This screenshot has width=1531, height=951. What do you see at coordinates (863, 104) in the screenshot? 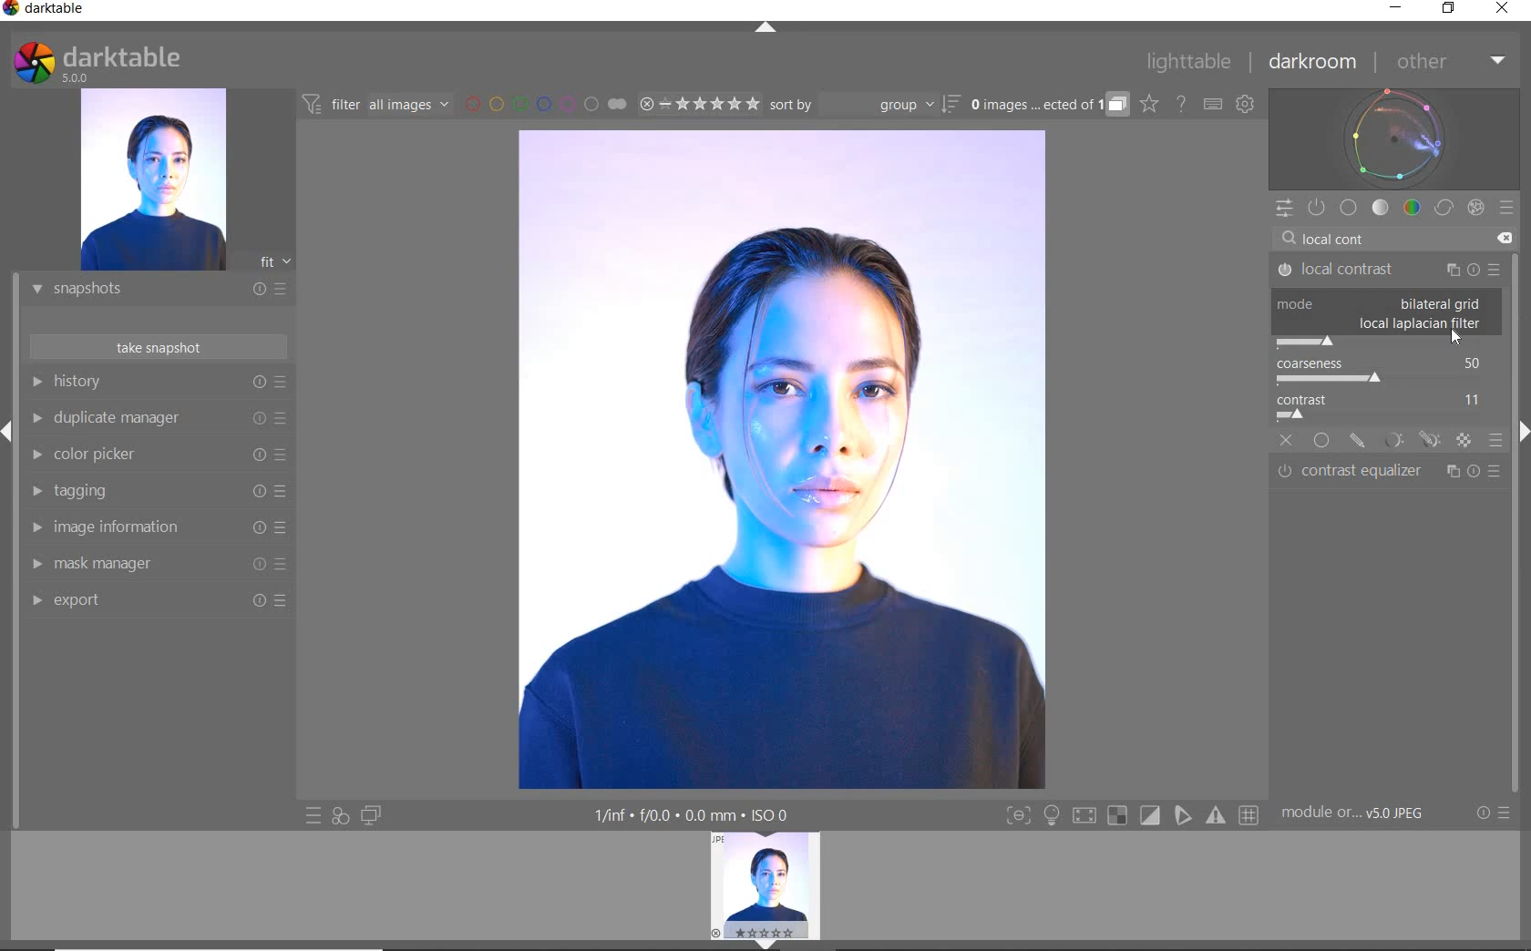
I see `SORT` at bounding box center [863, 104].